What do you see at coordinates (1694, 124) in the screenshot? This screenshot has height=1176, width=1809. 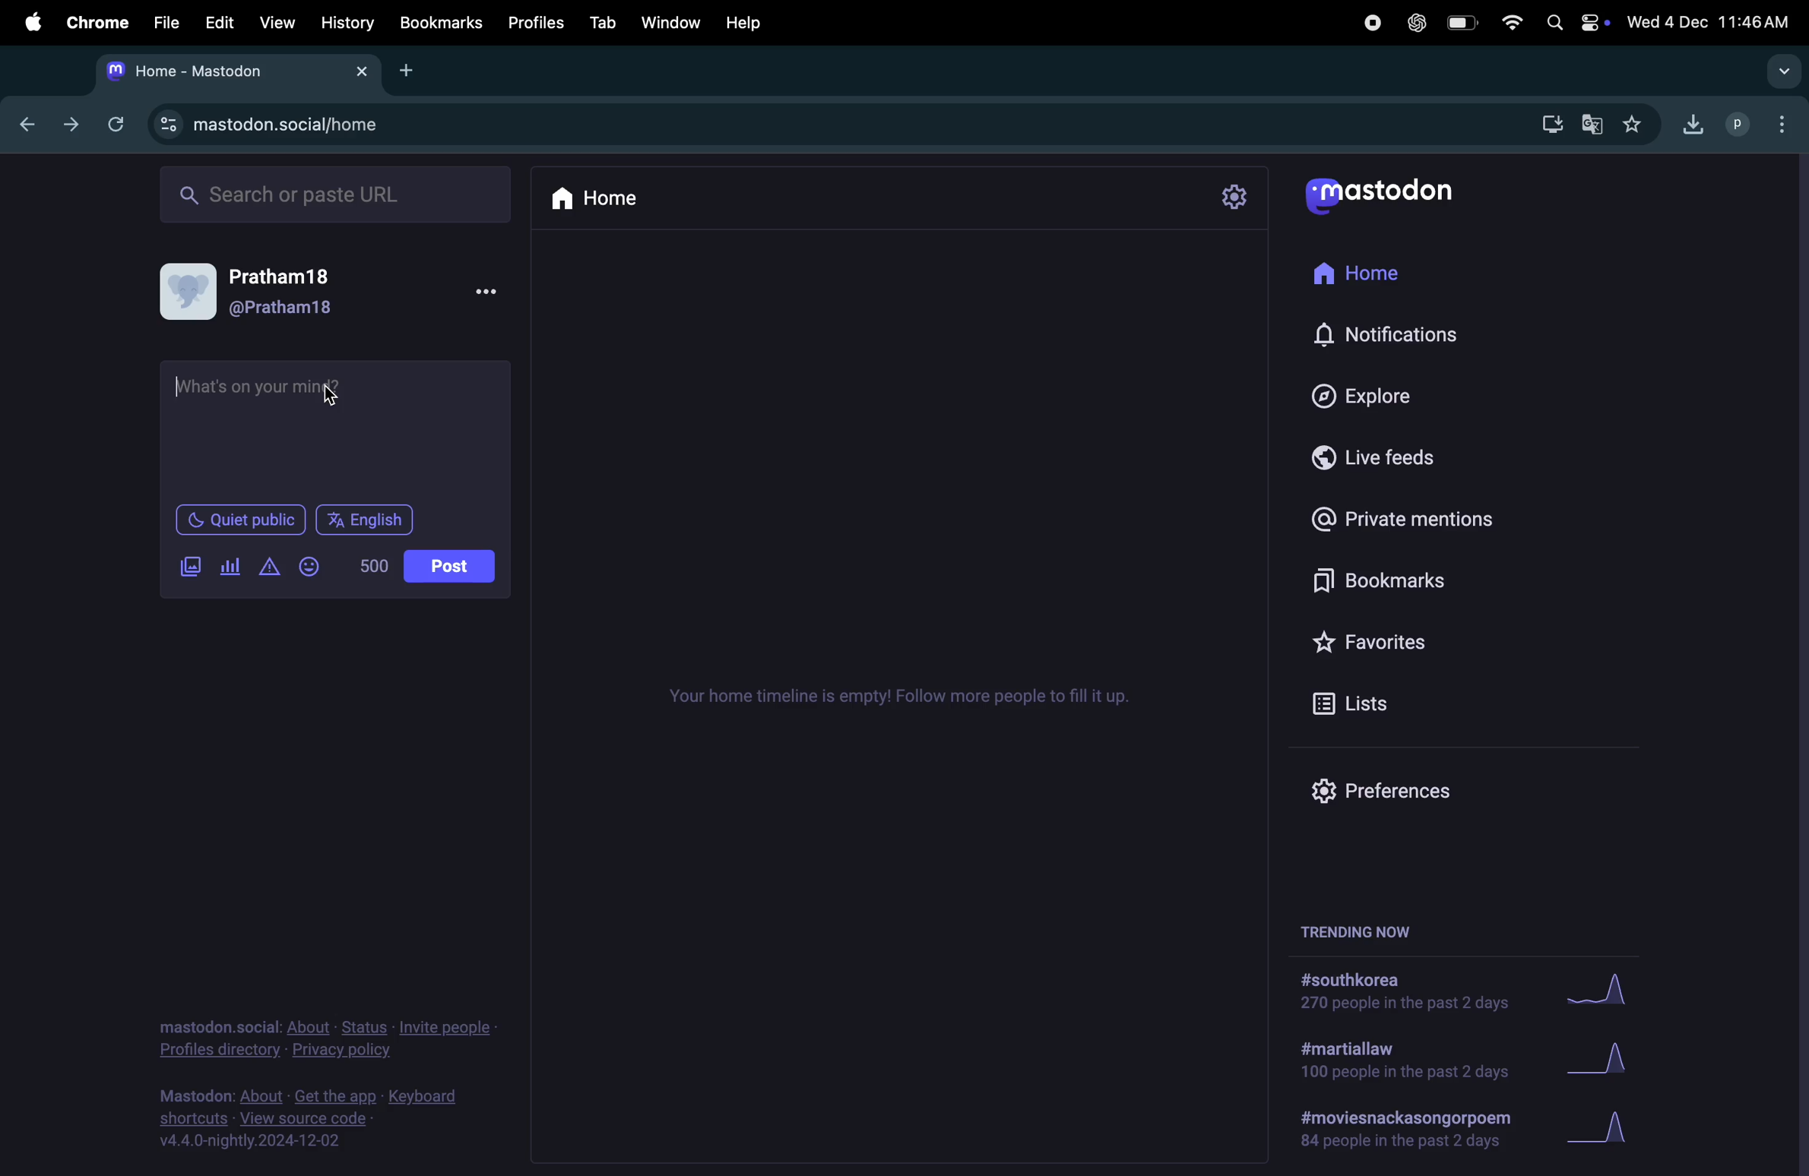 I see `downloads` at bounding box center [1694, 124].